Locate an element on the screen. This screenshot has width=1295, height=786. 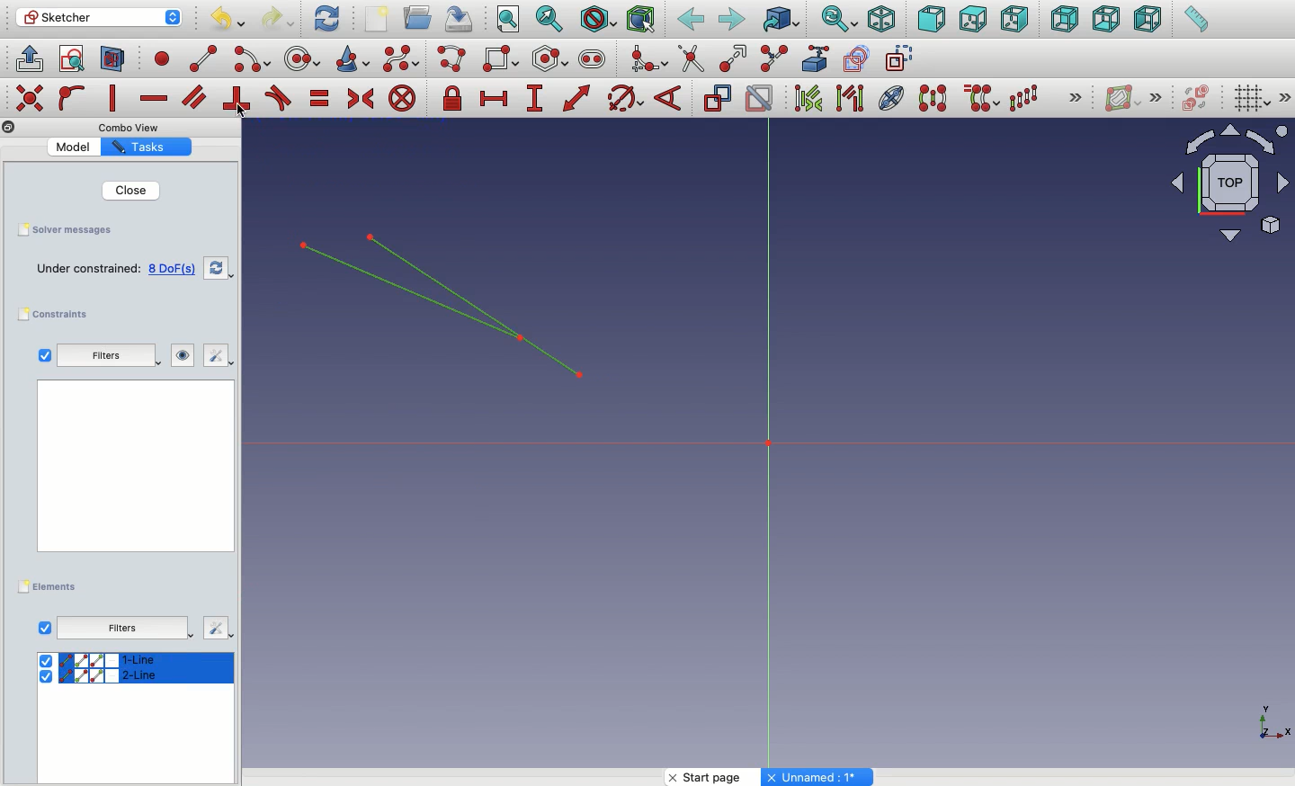
 is located at coordinates (28, 96).